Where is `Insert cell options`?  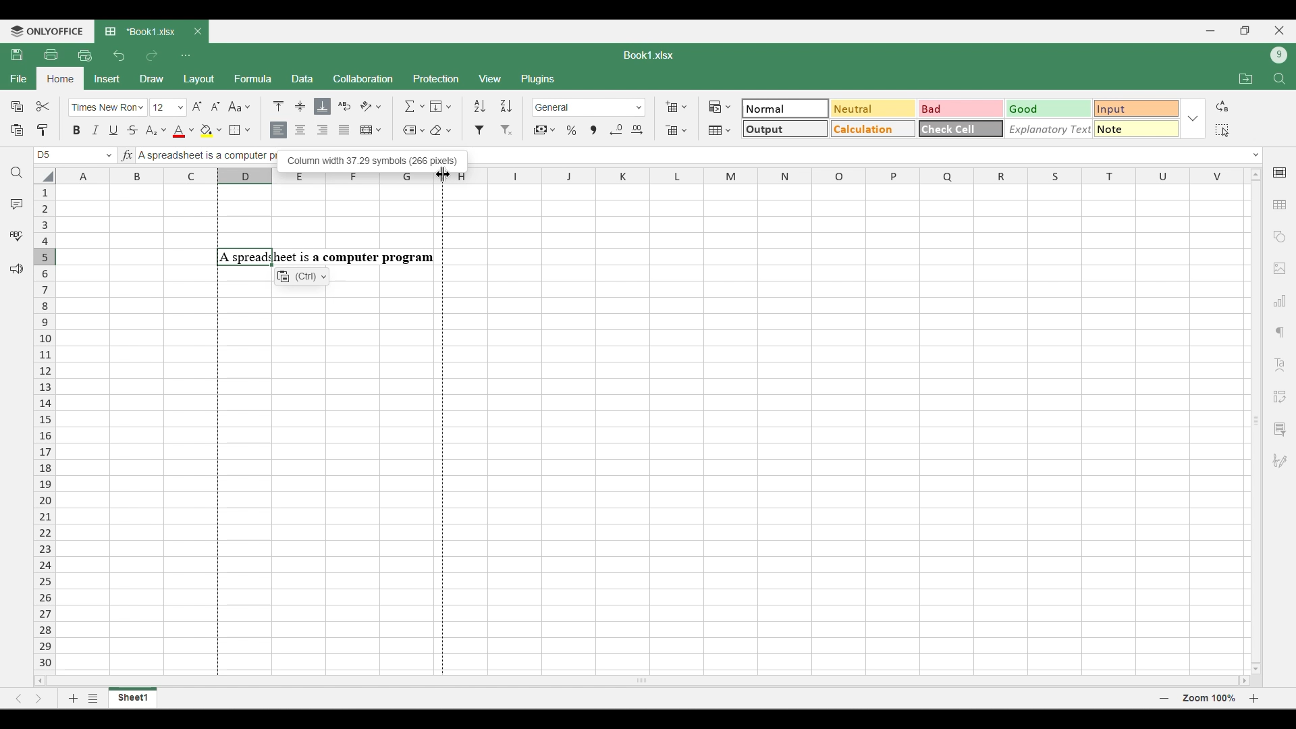
Insert cell options is located at coordinates (676, 107).